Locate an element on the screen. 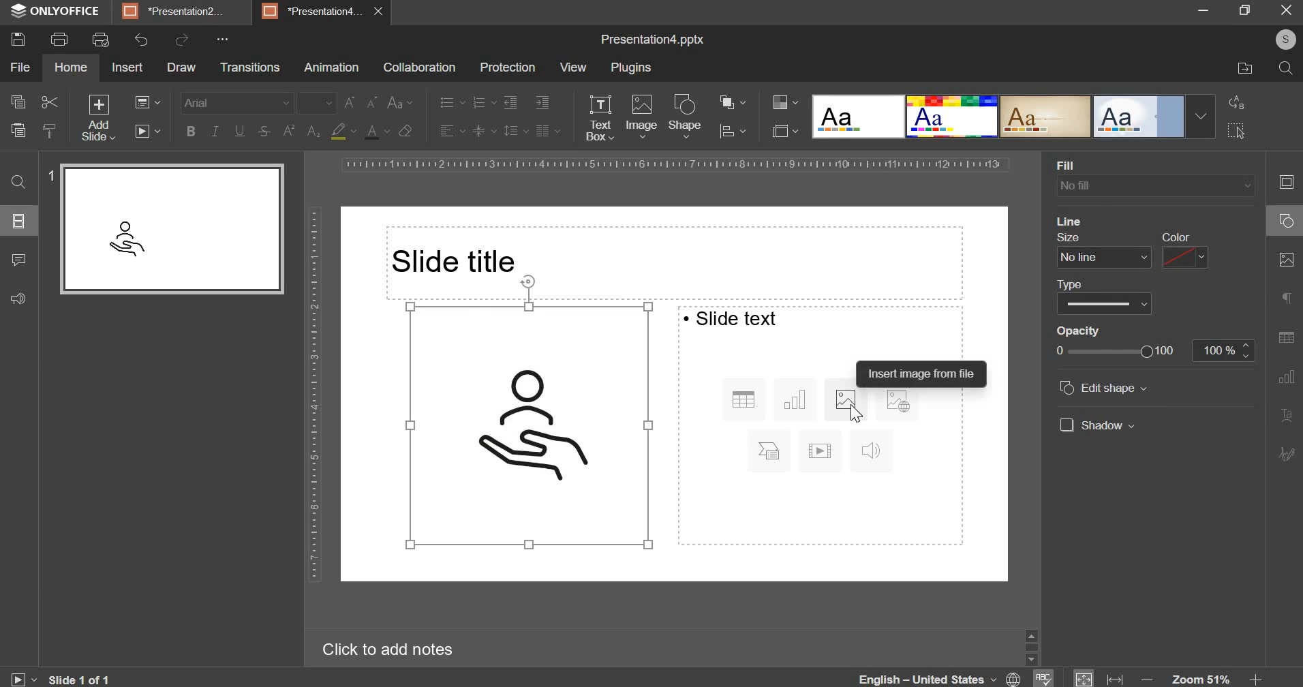 Image resolution: width=1303 pixels, height=687 pixels. slide preview is located at coordinates (172, 228).